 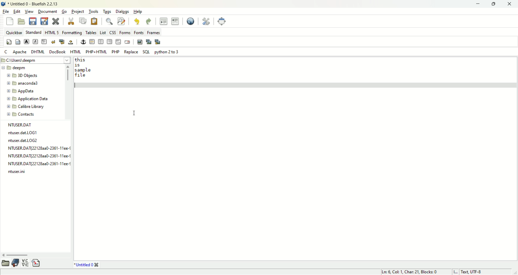 I want to click on break, so click(x=53, y=42).